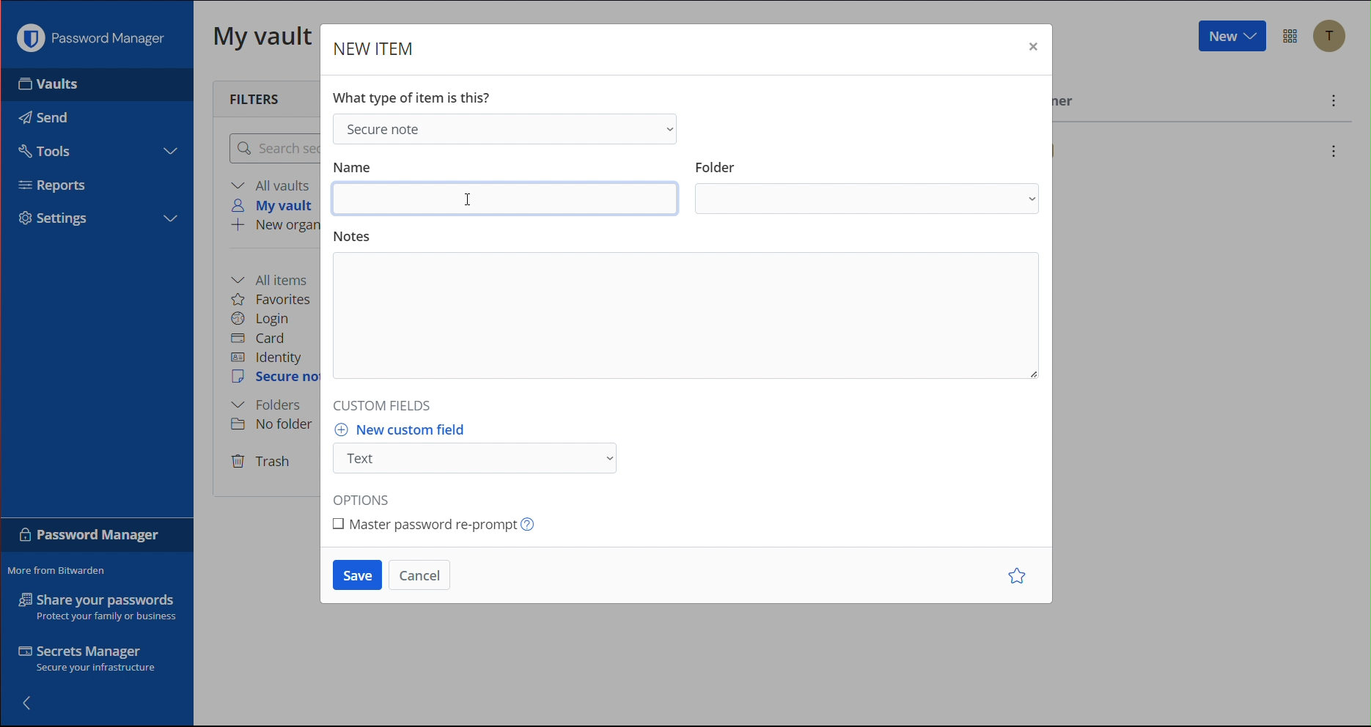 This screenshot has width=1371, height=727. What do you see at coordinates (416, 95) in the screenshot?
I see `What type of item is this?` at bounding box center [416, 95].